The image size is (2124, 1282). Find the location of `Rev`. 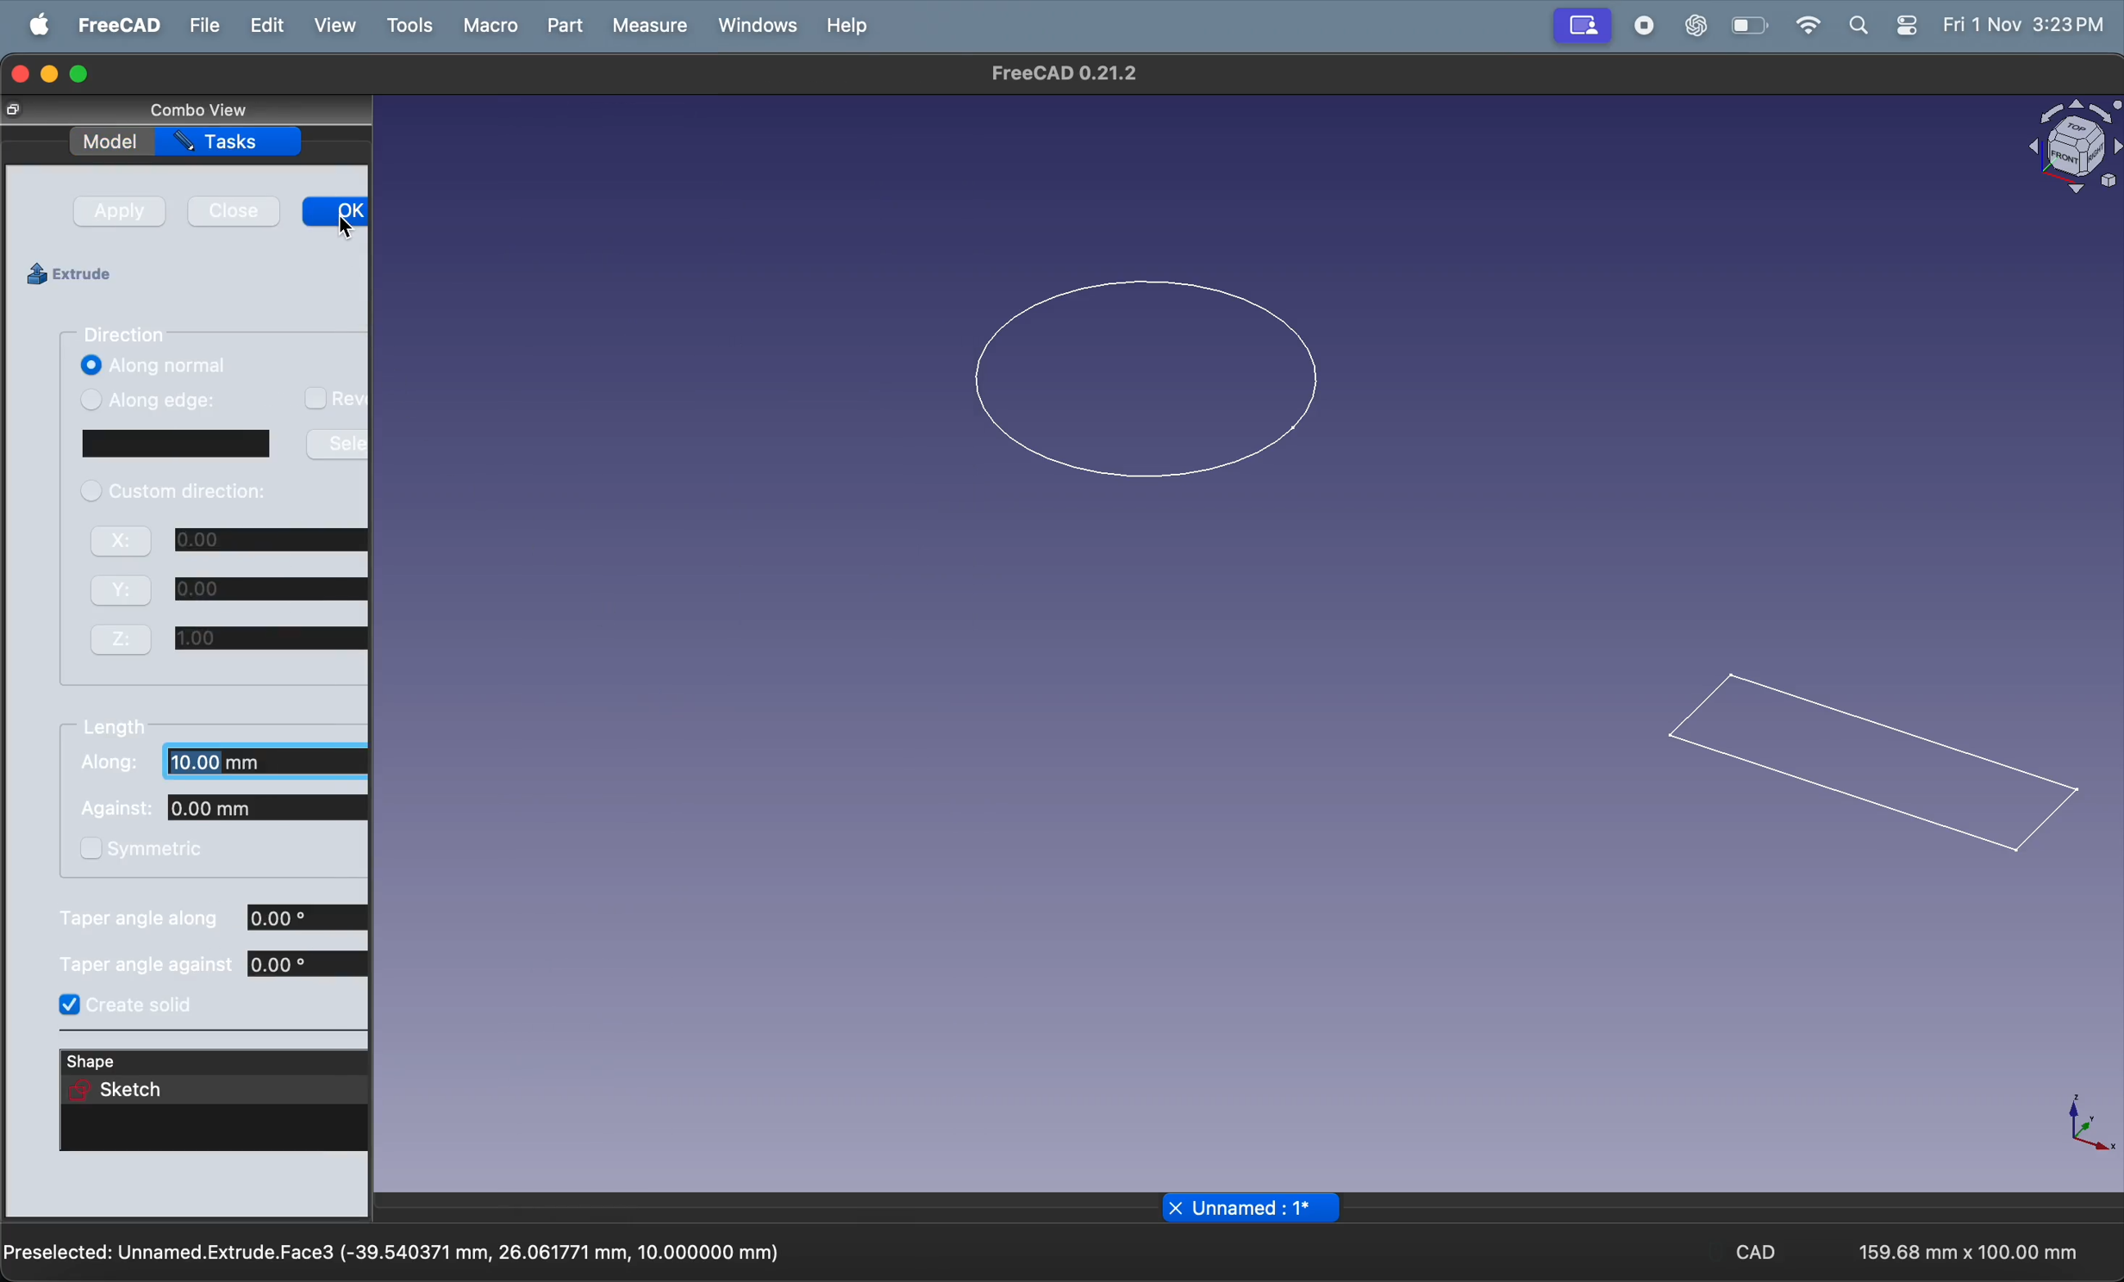

Rev is located at coordinates (332, 400).